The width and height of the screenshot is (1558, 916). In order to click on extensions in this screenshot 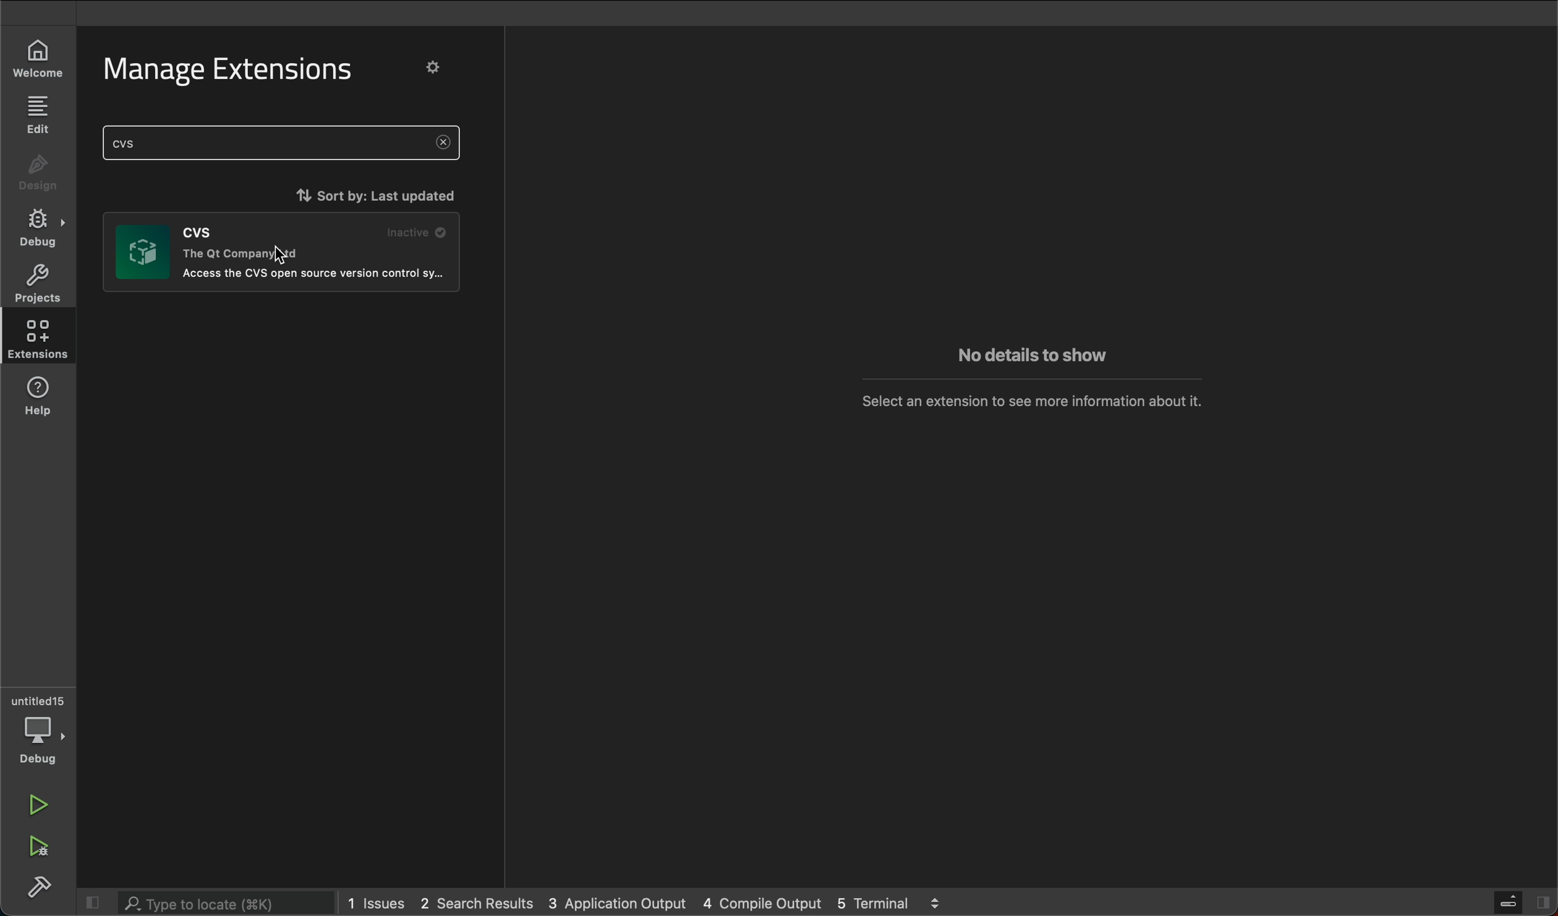, I will do `click(35, 338)`.